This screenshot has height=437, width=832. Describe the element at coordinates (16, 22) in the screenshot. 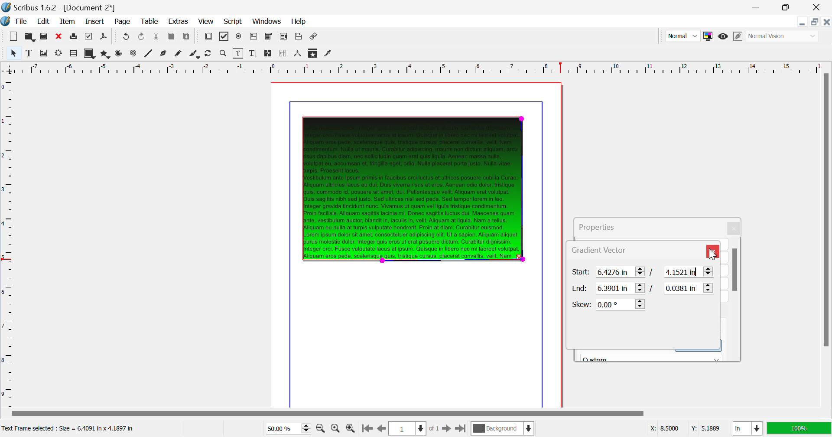

I see `File` at that location.